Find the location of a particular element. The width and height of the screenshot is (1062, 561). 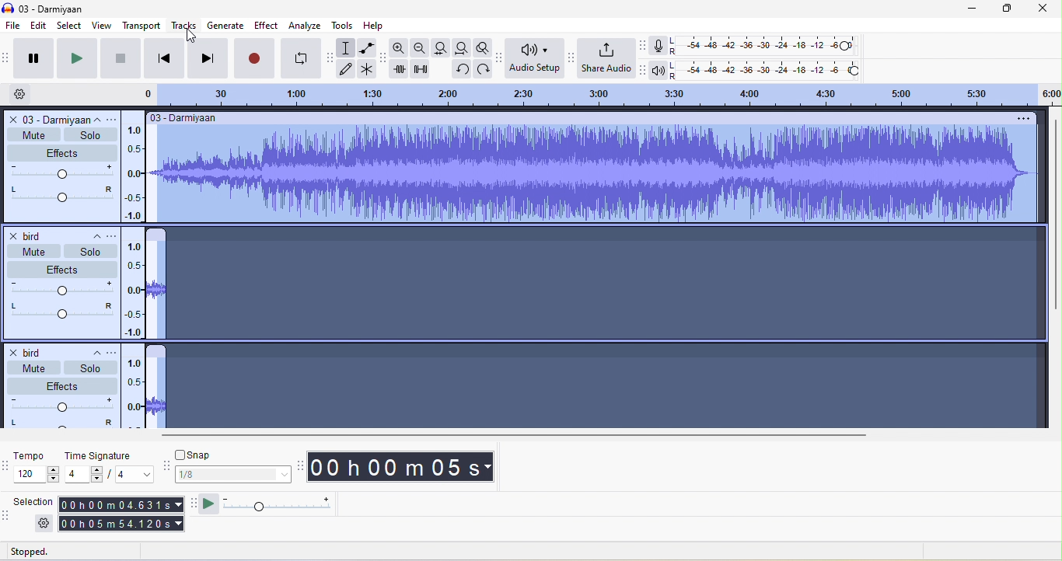

help is located at coordinates (378, 24).